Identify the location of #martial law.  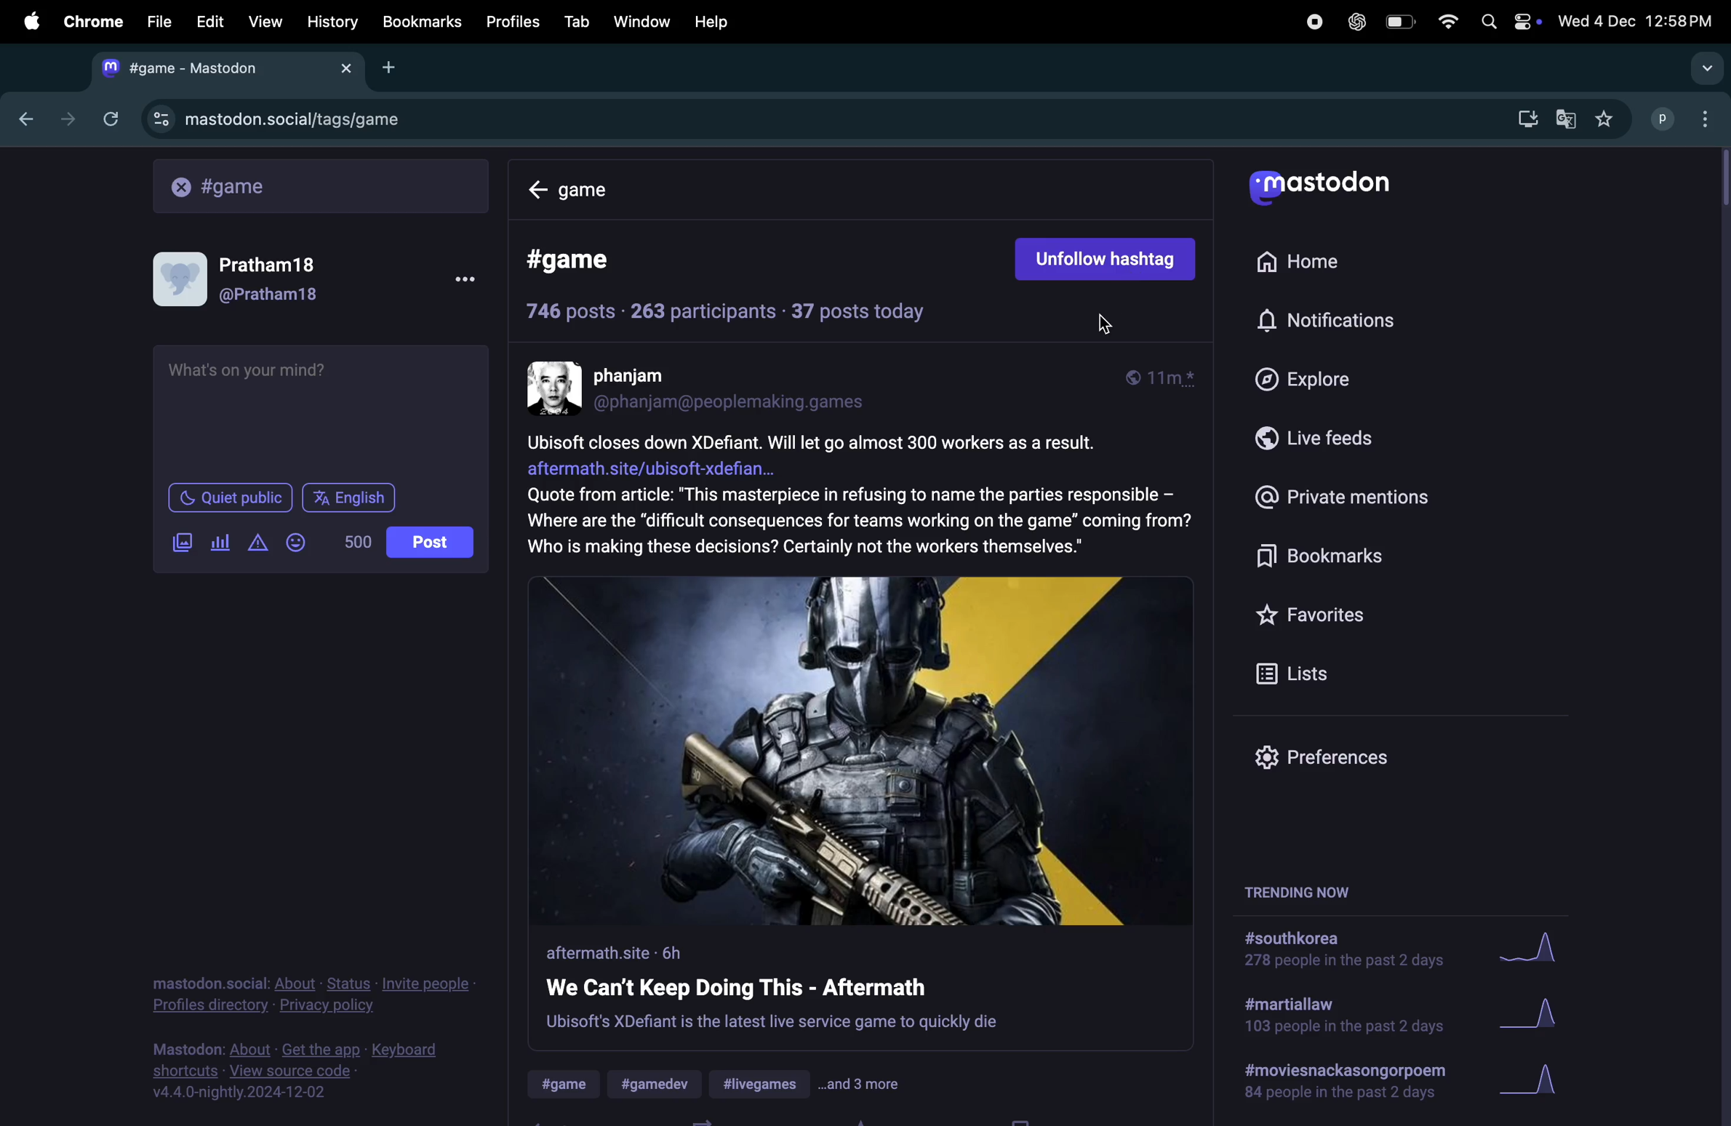
(1343, 1018).